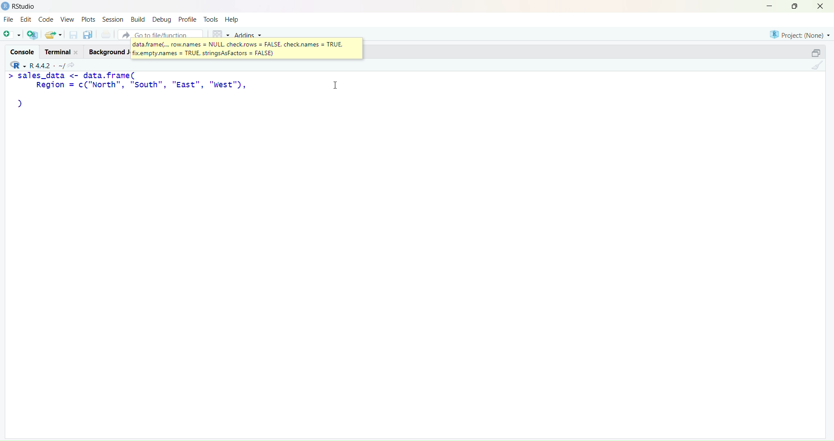 This screenshot has height=441, width=834. Describe the element at coordinates (73, 37) in the screenshot. I see `save` at that location.